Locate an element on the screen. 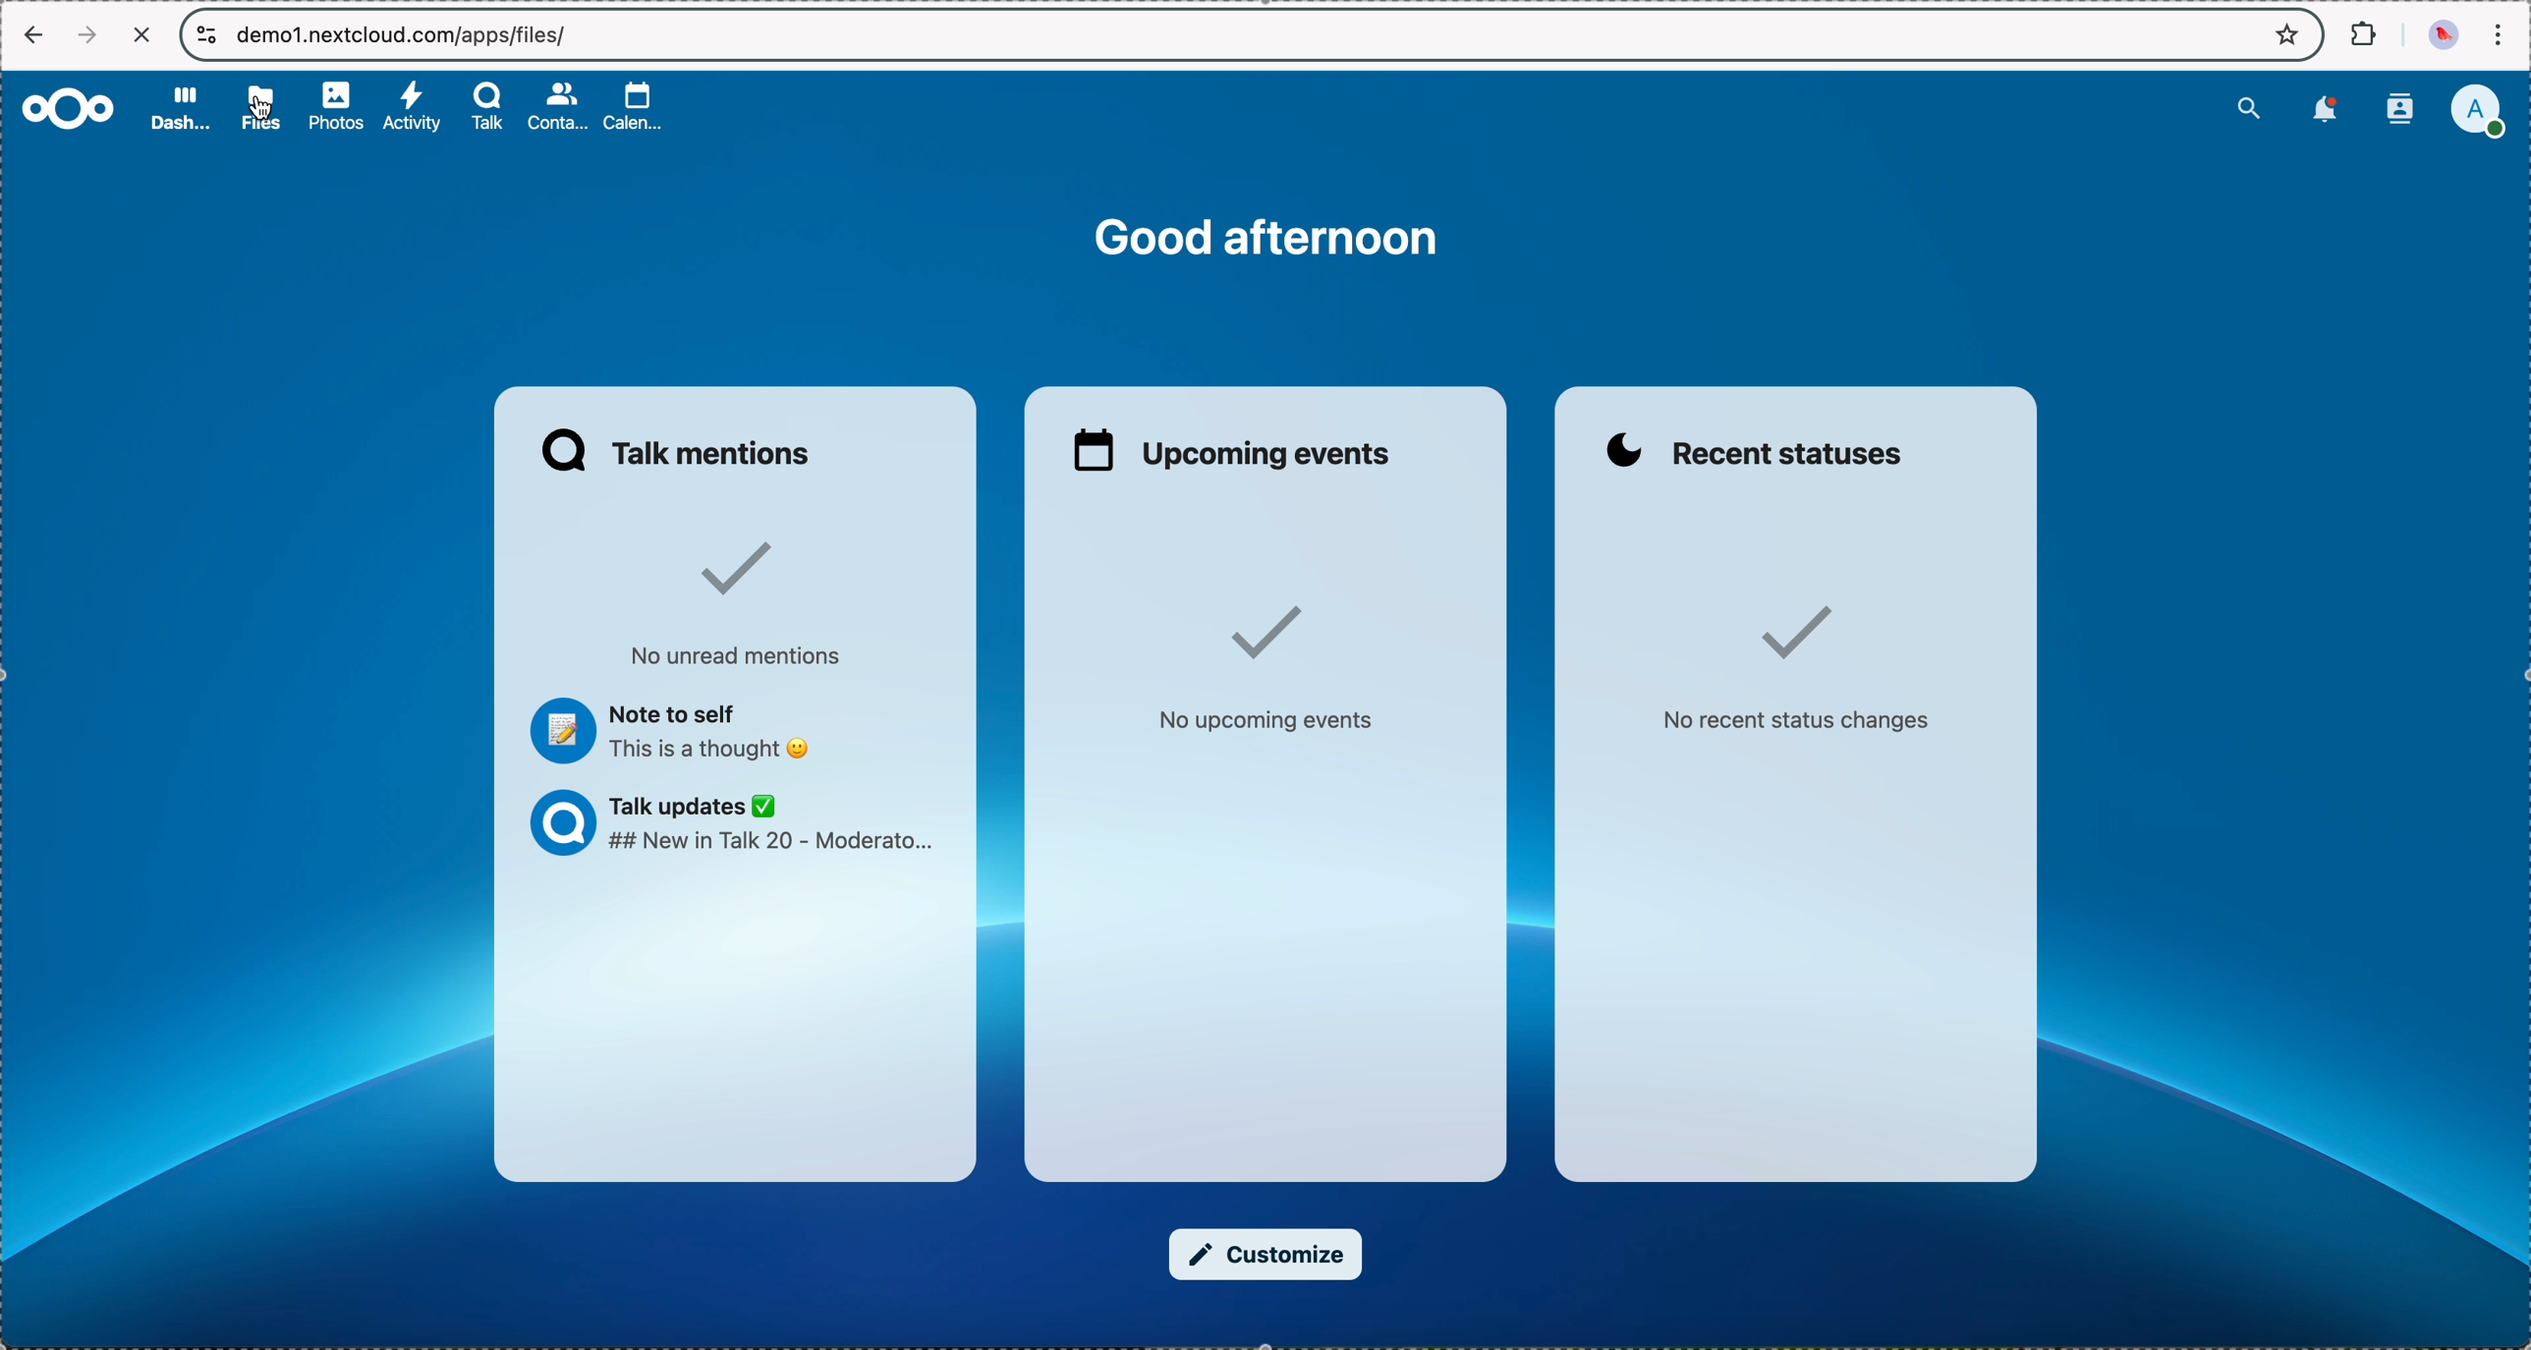  profile picture is located at coordinates (2441, 35).